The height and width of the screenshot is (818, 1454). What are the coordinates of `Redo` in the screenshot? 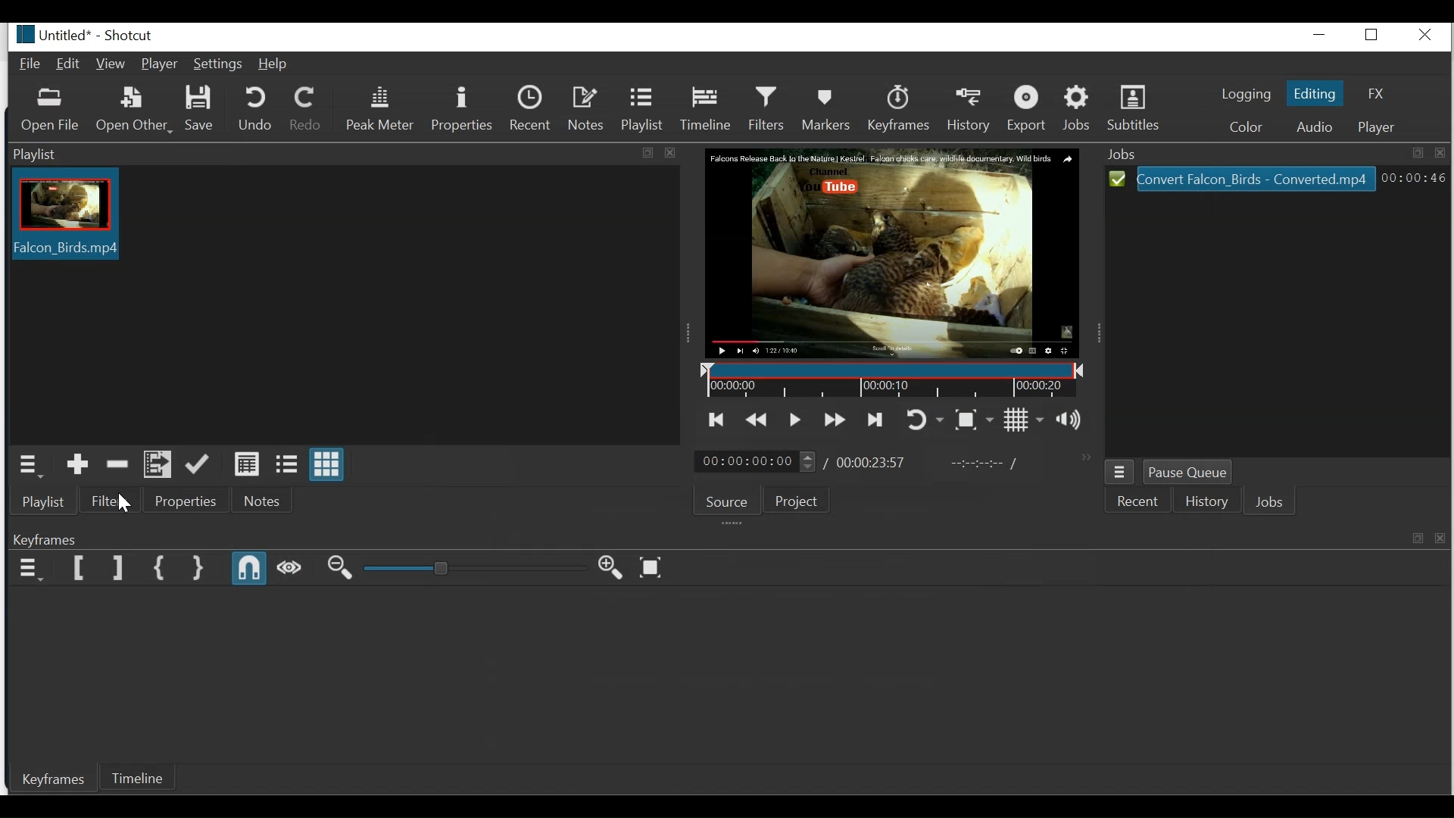 It's located at (306, 108).